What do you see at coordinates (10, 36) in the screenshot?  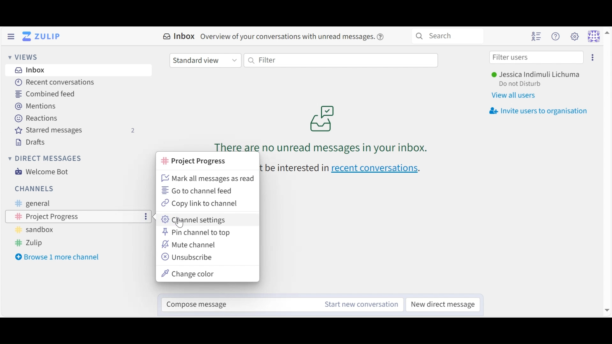 I see `Hide Left Sidebar` at bounding box center [10, 36].